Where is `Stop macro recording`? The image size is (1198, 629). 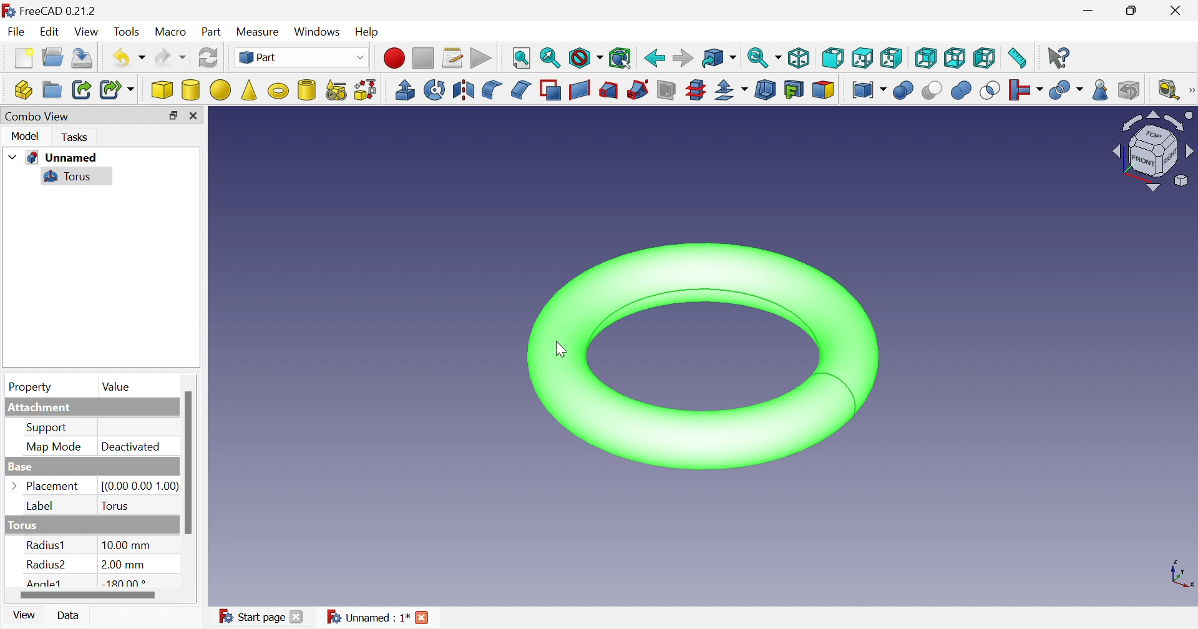
Stop macro recording is located at coordinates (424, 57).